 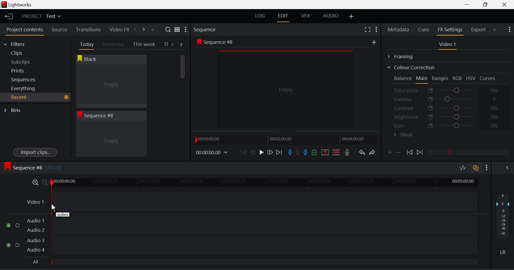 What do you see at coordinates (330, 16) in the screenshot?
I see `AUDIO Layout` at bounding box center [330, 16].